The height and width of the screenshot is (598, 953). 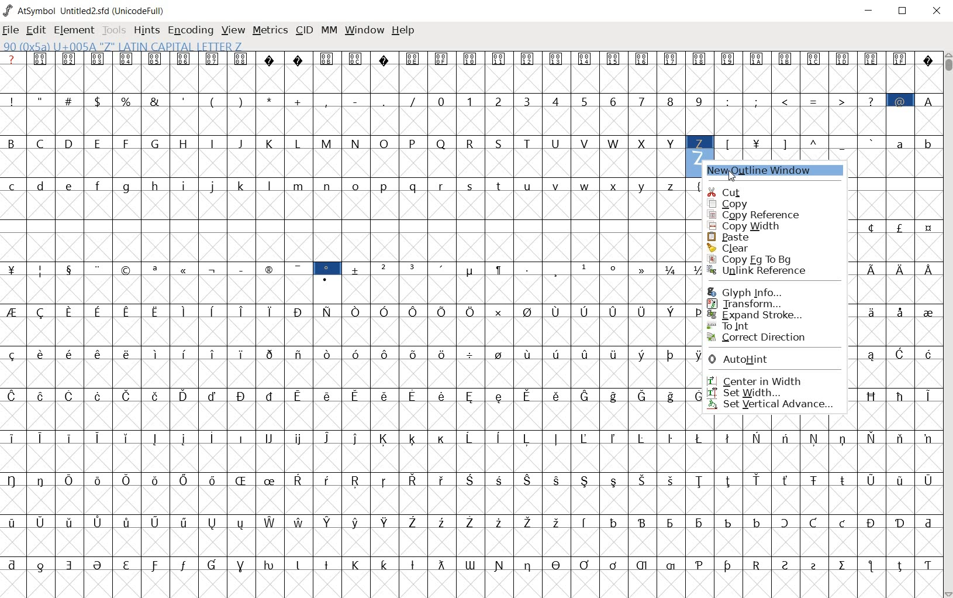 What do you see at coordinates (699, 143) in the screenshot?
I see `90(0x5a) U+005A "Z" LATIN CAPITAL LETTER Z` at bounding box center [699, 143].